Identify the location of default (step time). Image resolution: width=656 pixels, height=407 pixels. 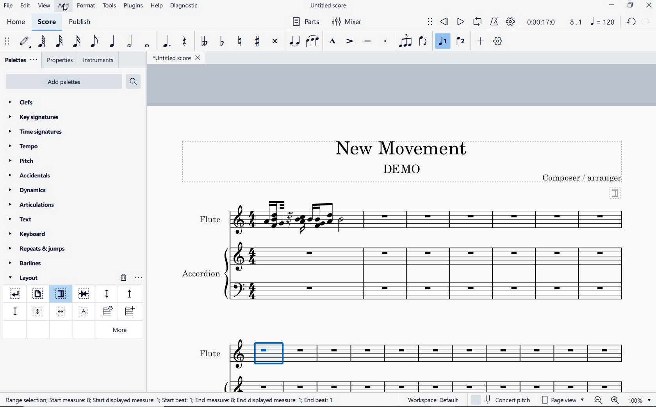
(25, 42).